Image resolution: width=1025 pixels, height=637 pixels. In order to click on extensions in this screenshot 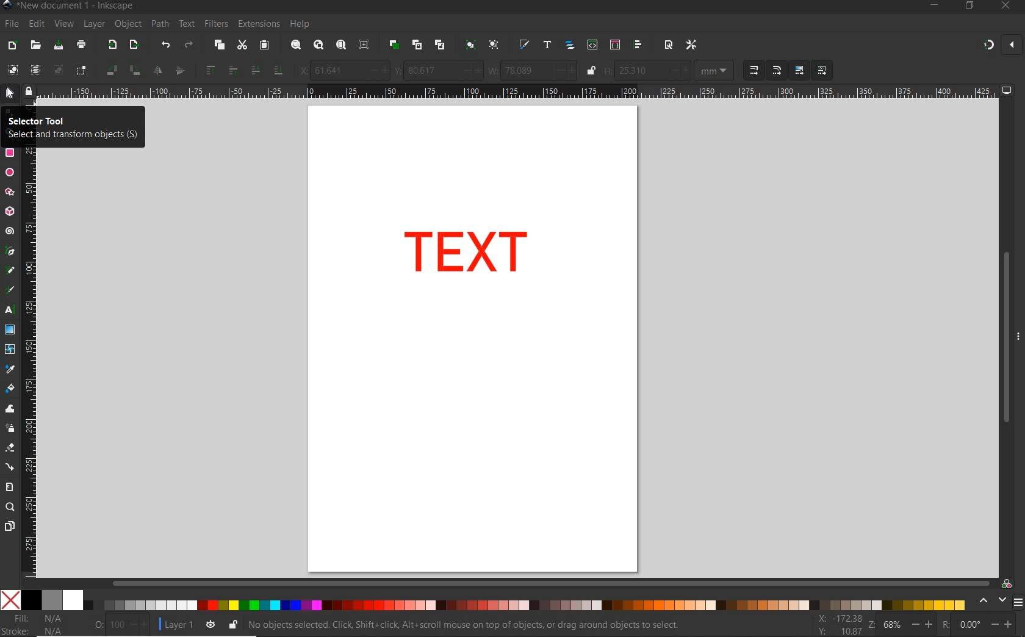, I will do `click(258, 24)`.